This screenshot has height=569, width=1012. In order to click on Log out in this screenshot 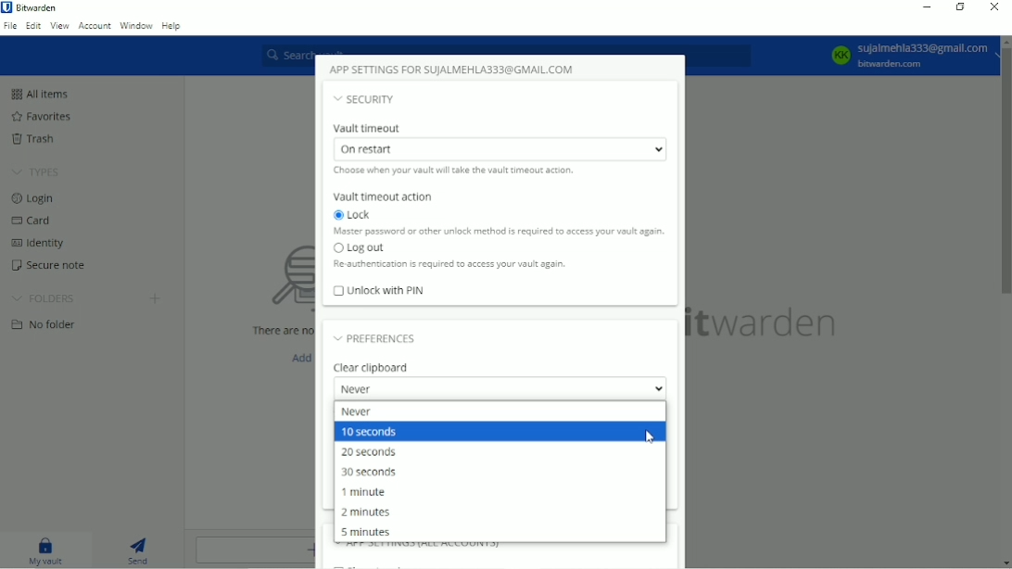, I will do `click(359, 248)`.